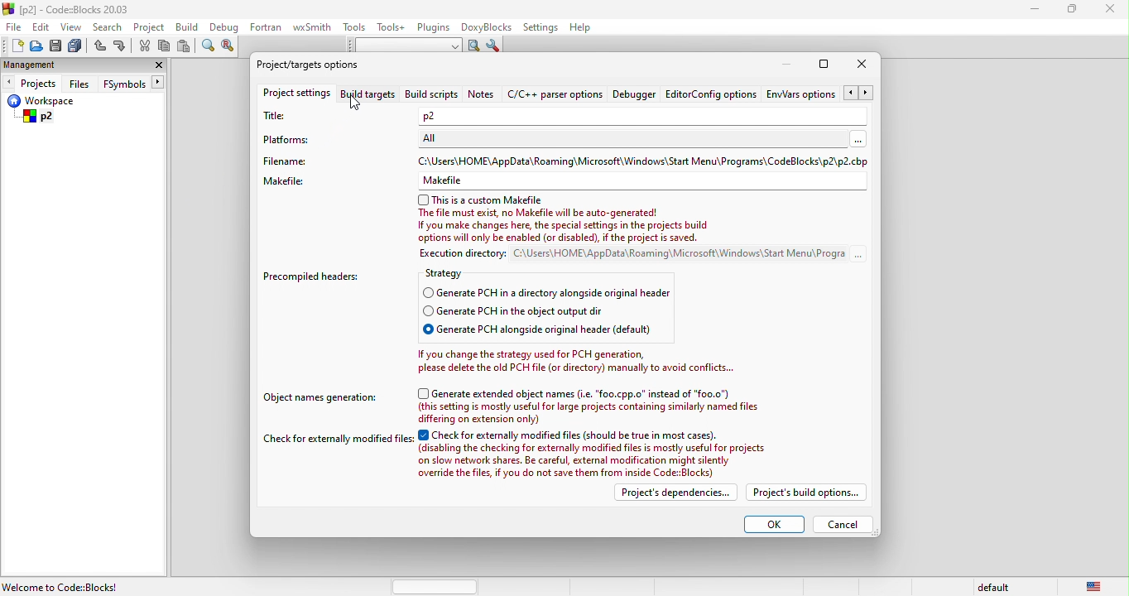  Describe the element at coordinates (43, 26) in the screenshot. I see `edit` at that location.